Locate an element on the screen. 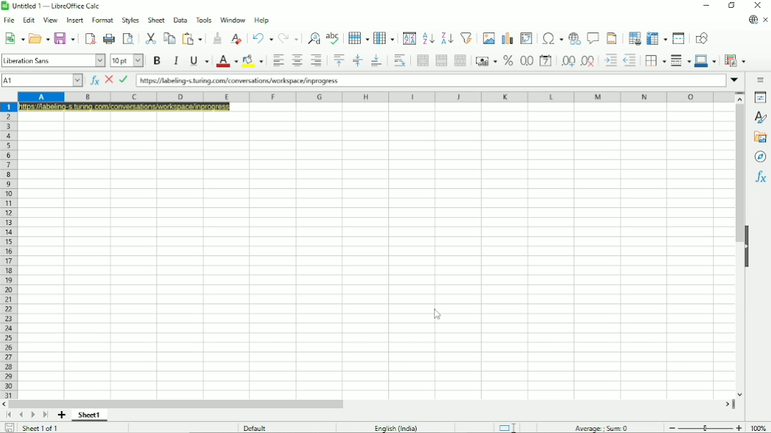 Image resolution: width=771 pixels, height=433 pixels. English (India) is located at coordinates (395, 427).